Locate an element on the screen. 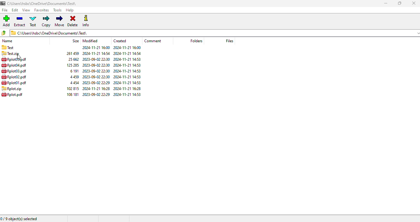 The width and height of the screenshot is (420, 222). minimize is located at coordinates (385, 3).